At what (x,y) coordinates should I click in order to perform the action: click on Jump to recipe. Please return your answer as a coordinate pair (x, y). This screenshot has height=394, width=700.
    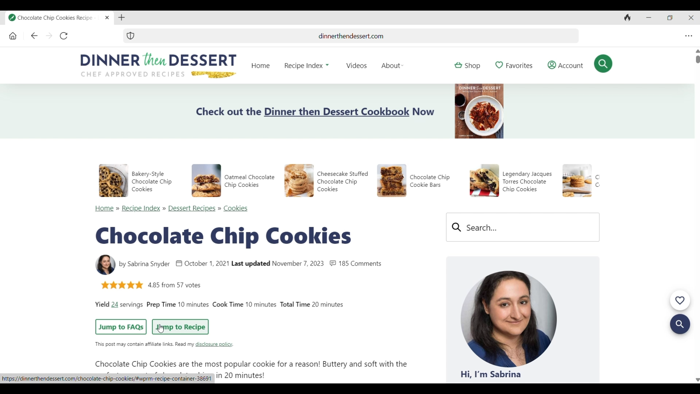
    Looking at the image, I should click on (180, 327).